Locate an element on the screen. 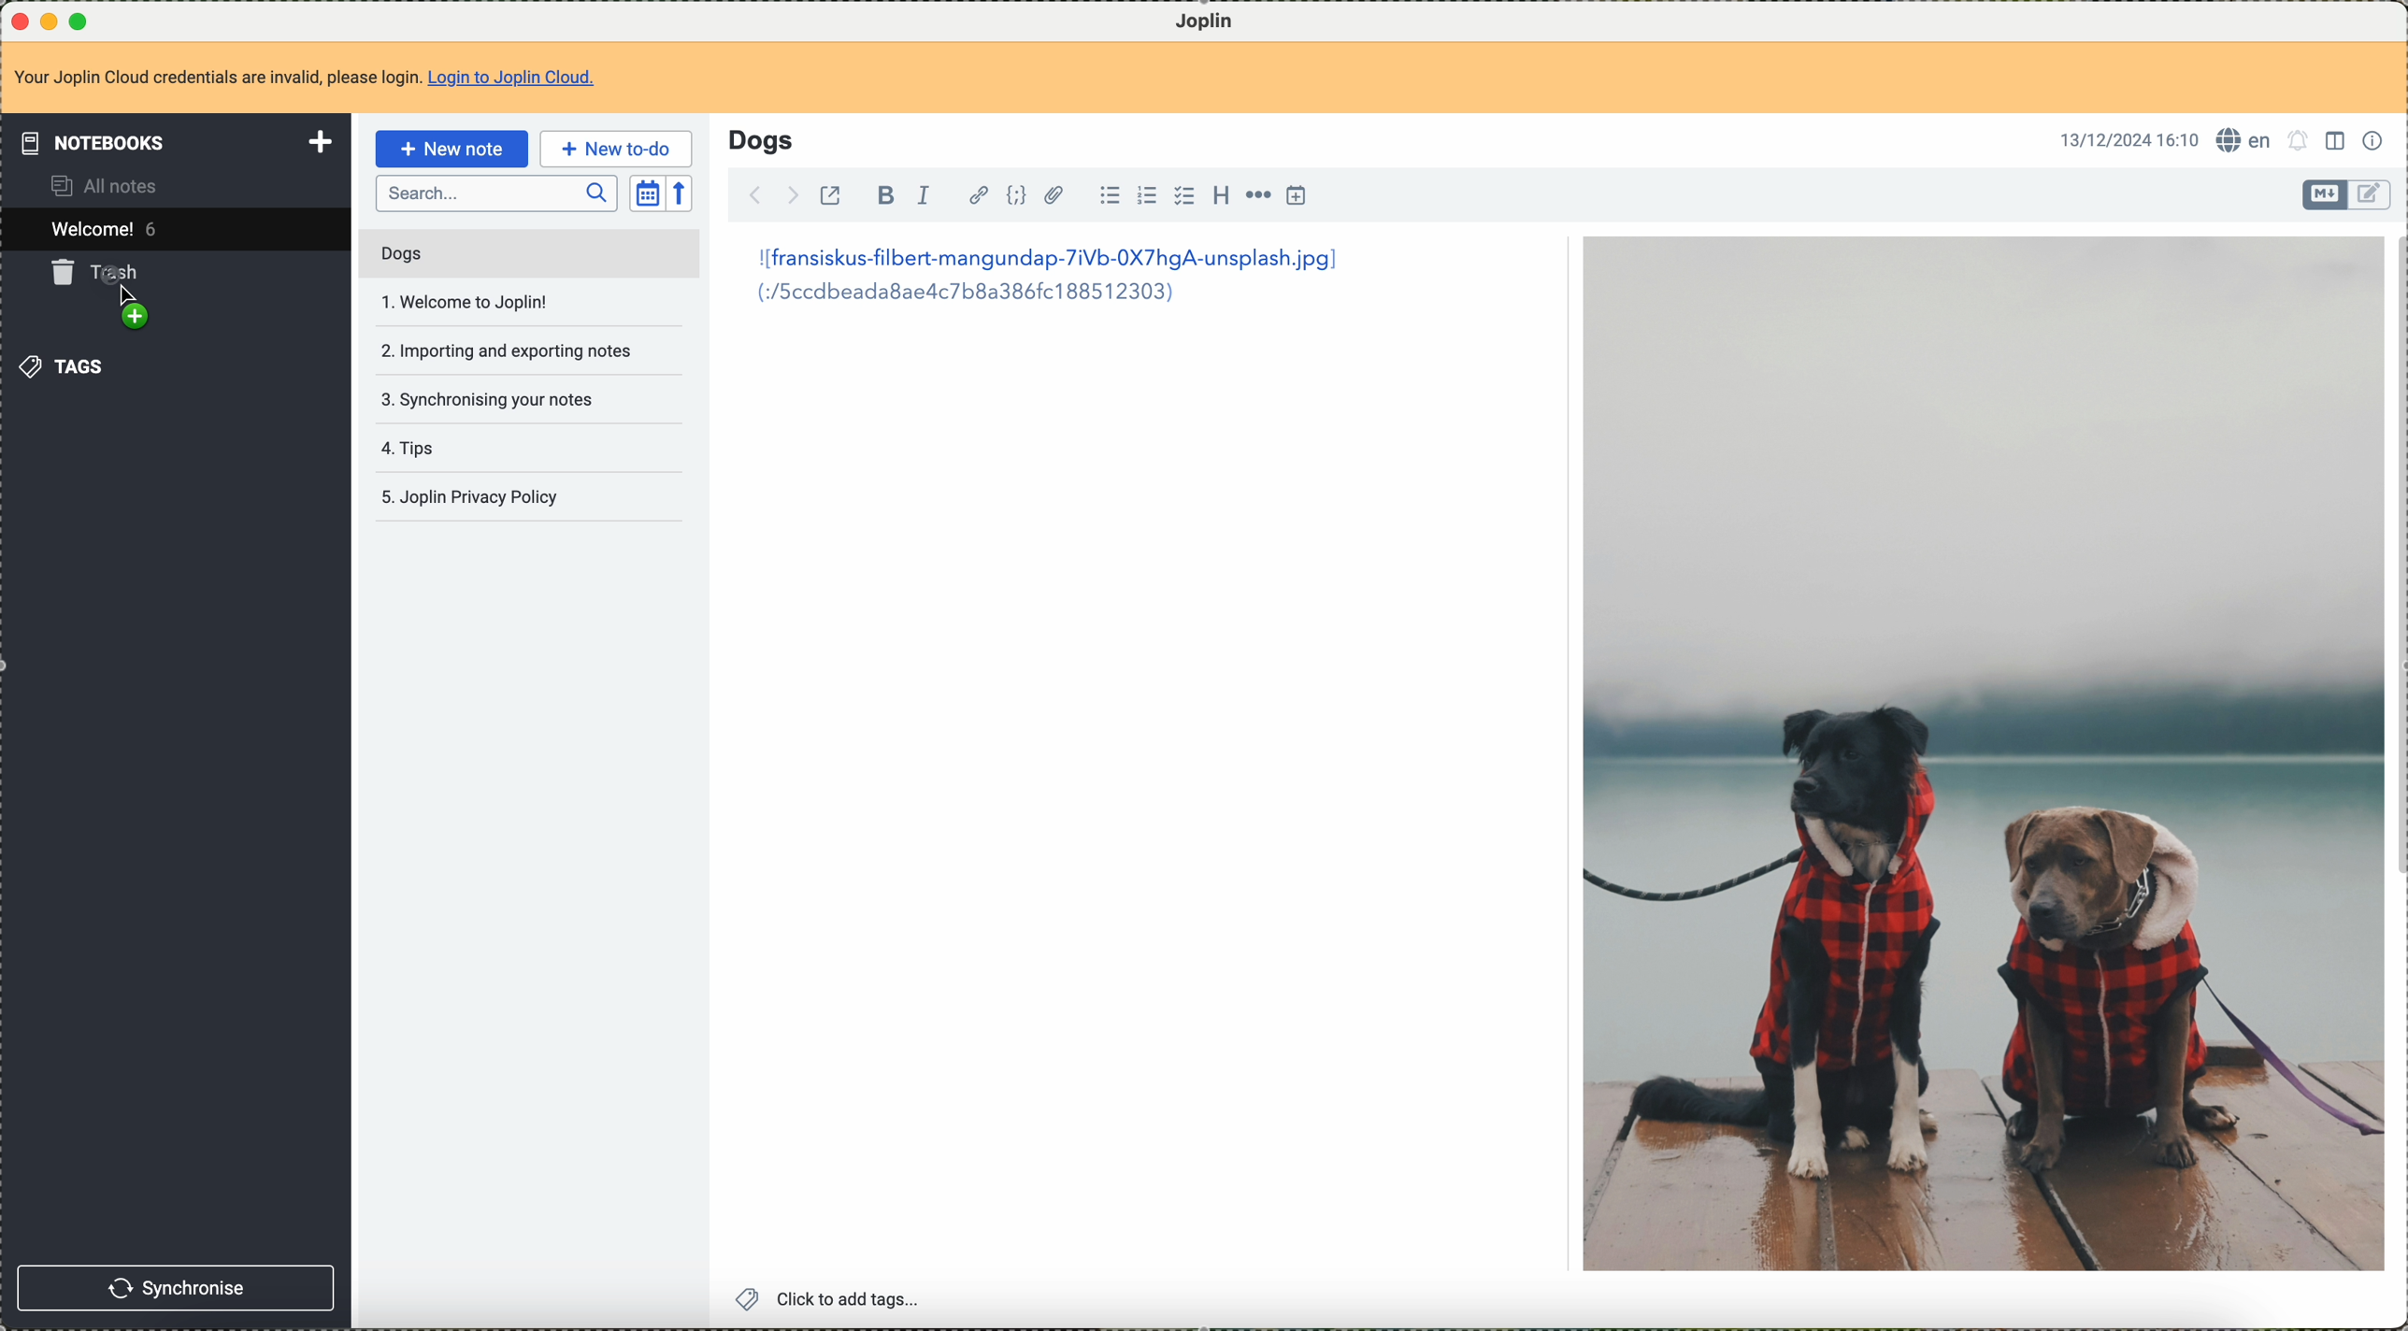 The image size is (2408, 1331). bold is located at coordinates (885, 196).